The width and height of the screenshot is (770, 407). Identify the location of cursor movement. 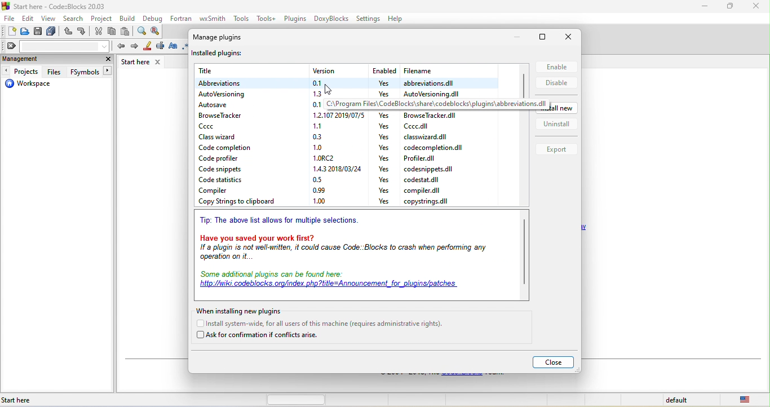
(329, 90).